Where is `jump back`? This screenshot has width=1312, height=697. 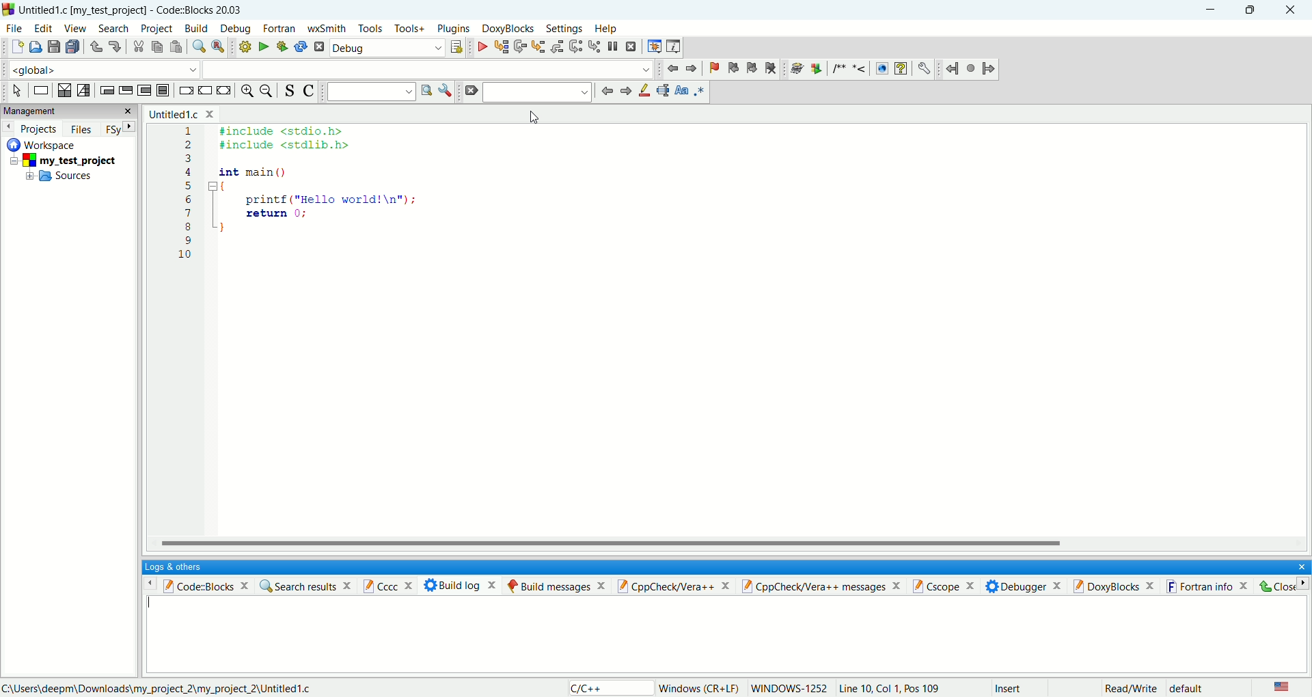 jump back is located at coordinates (607, 91).